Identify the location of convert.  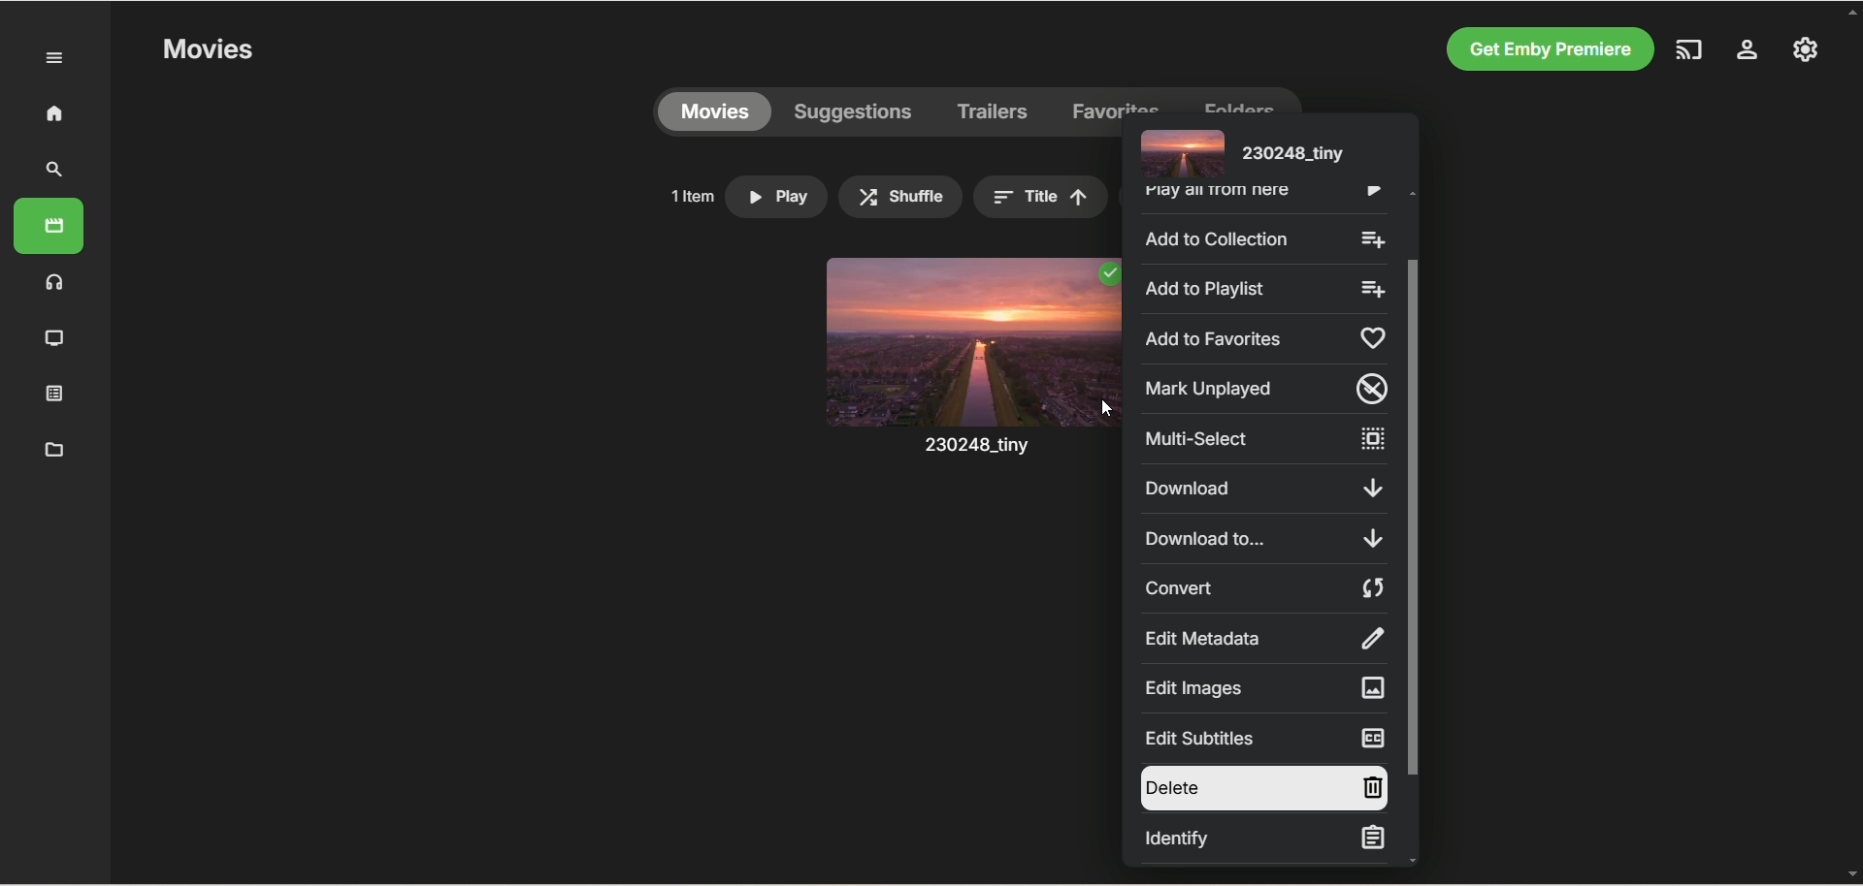
(1264, 588).